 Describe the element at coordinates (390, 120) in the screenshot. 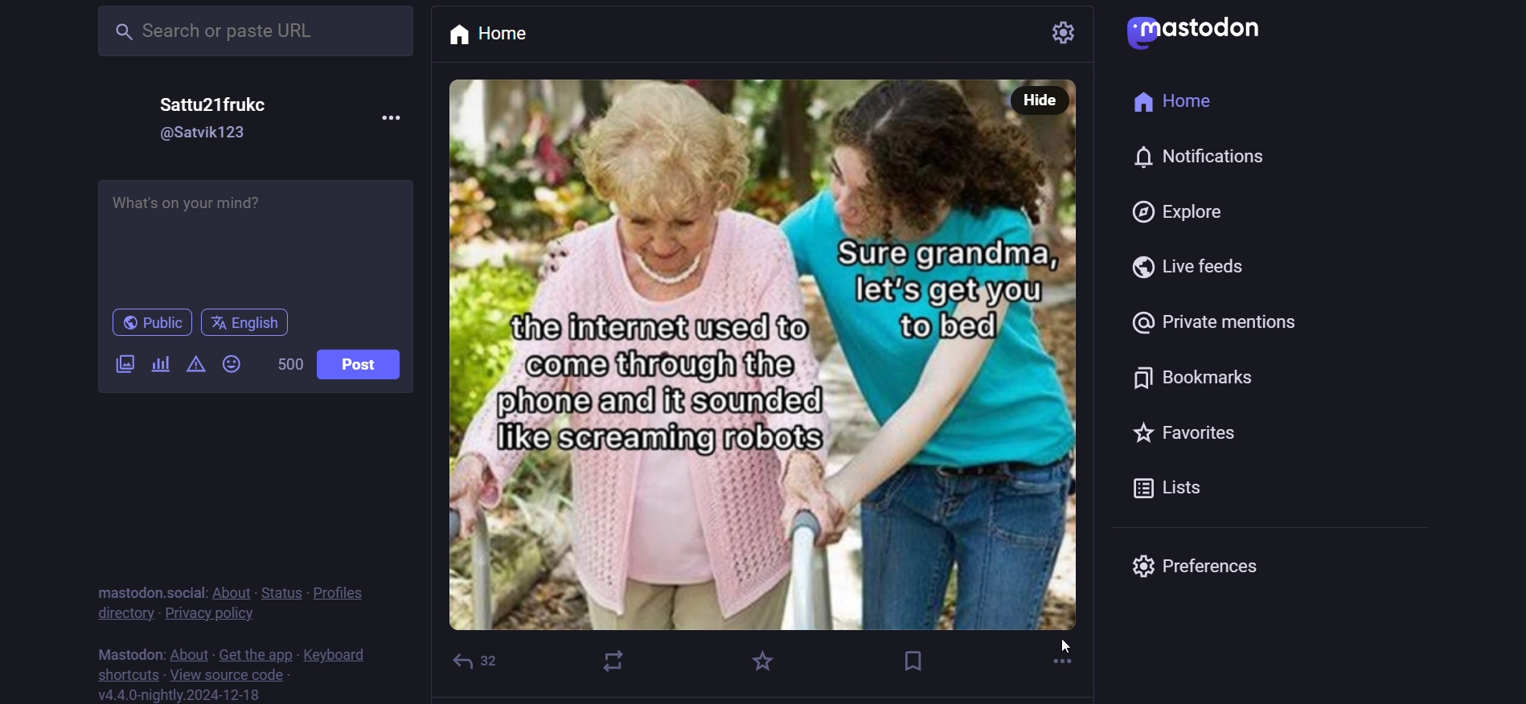

I see `more` at that location.